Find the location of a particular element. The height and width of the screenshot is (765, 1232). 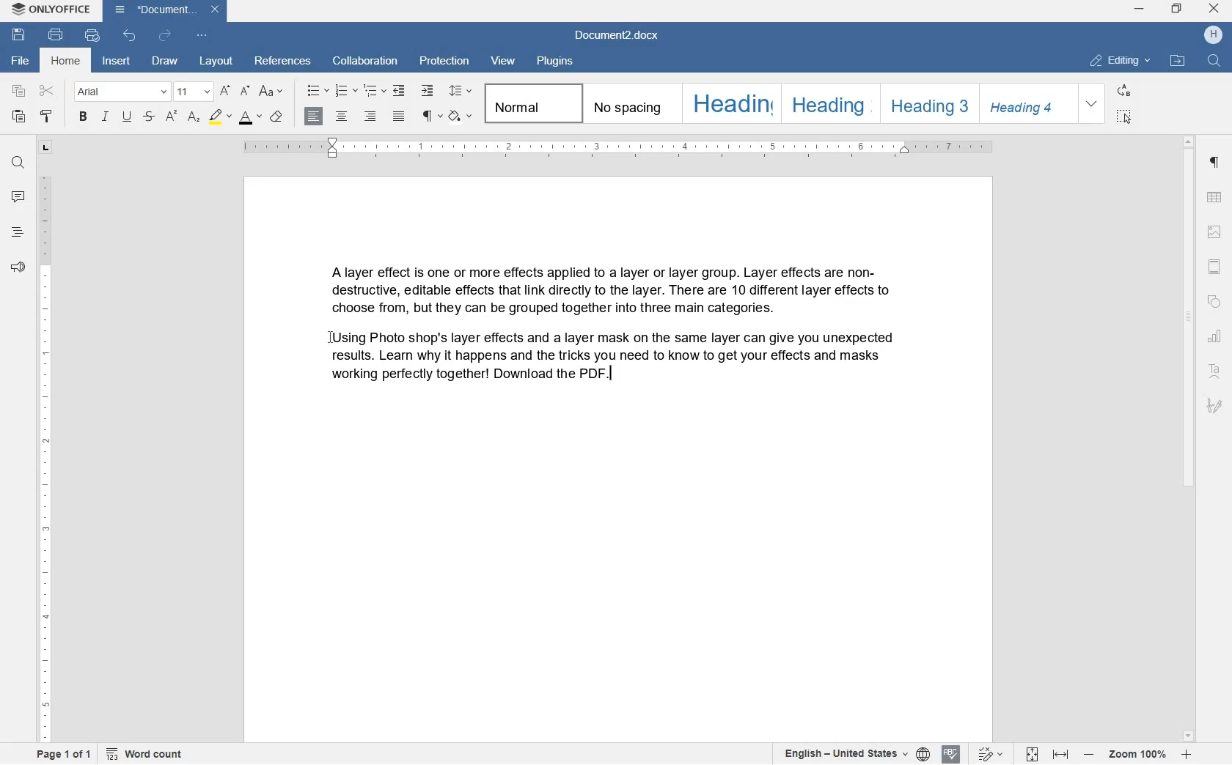

PLUGINS is located at coordinates (554, 62).